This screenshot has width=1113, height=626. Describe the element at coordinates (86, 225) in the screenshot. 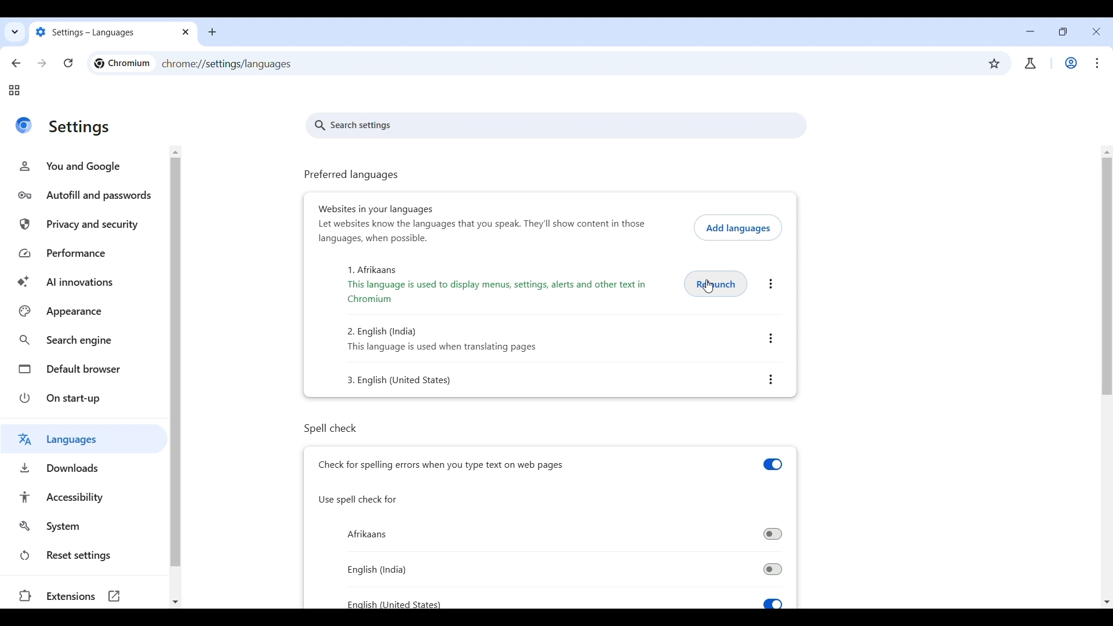

I see `Privacy and security` at that location.